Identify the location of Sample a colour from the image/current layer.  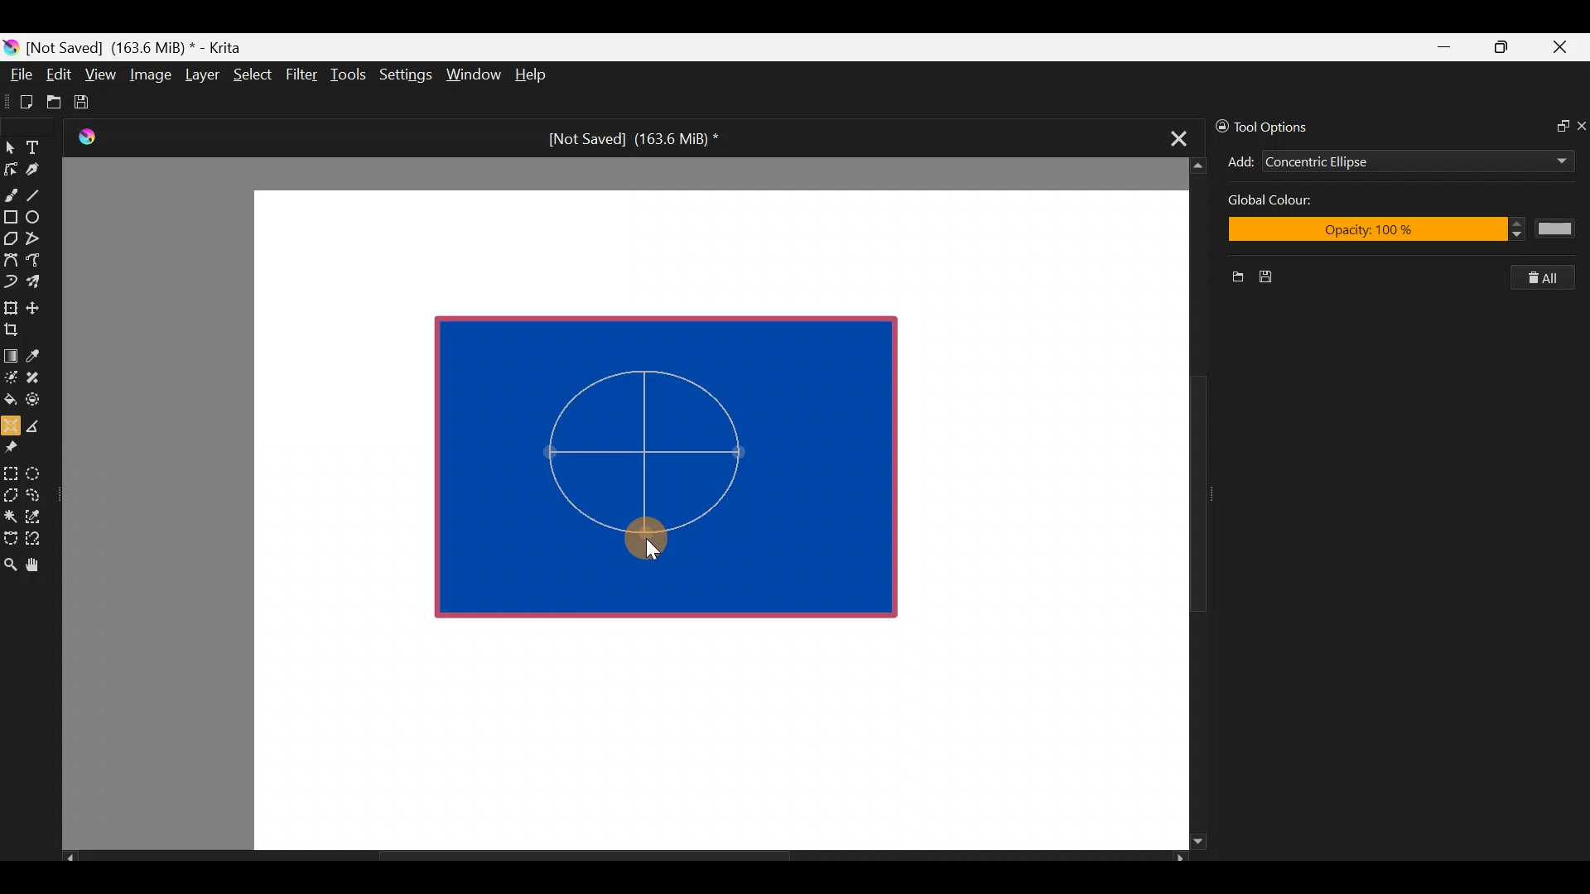
(39, 353).